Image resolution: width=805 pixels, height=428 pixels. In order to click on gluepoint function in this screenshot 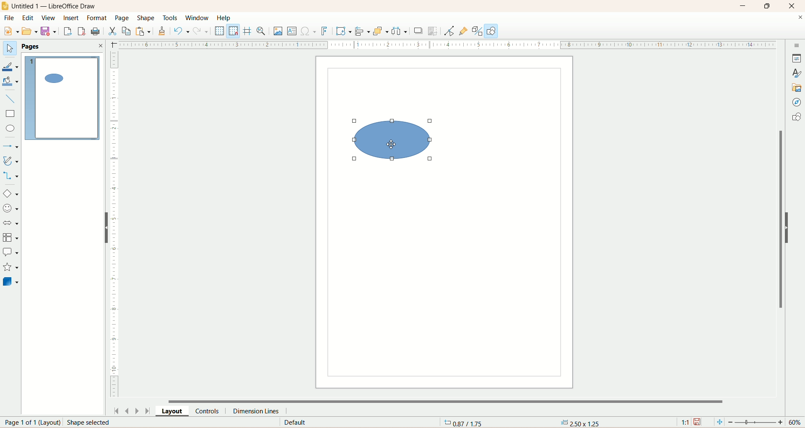, I will do `click(465, 31)`.